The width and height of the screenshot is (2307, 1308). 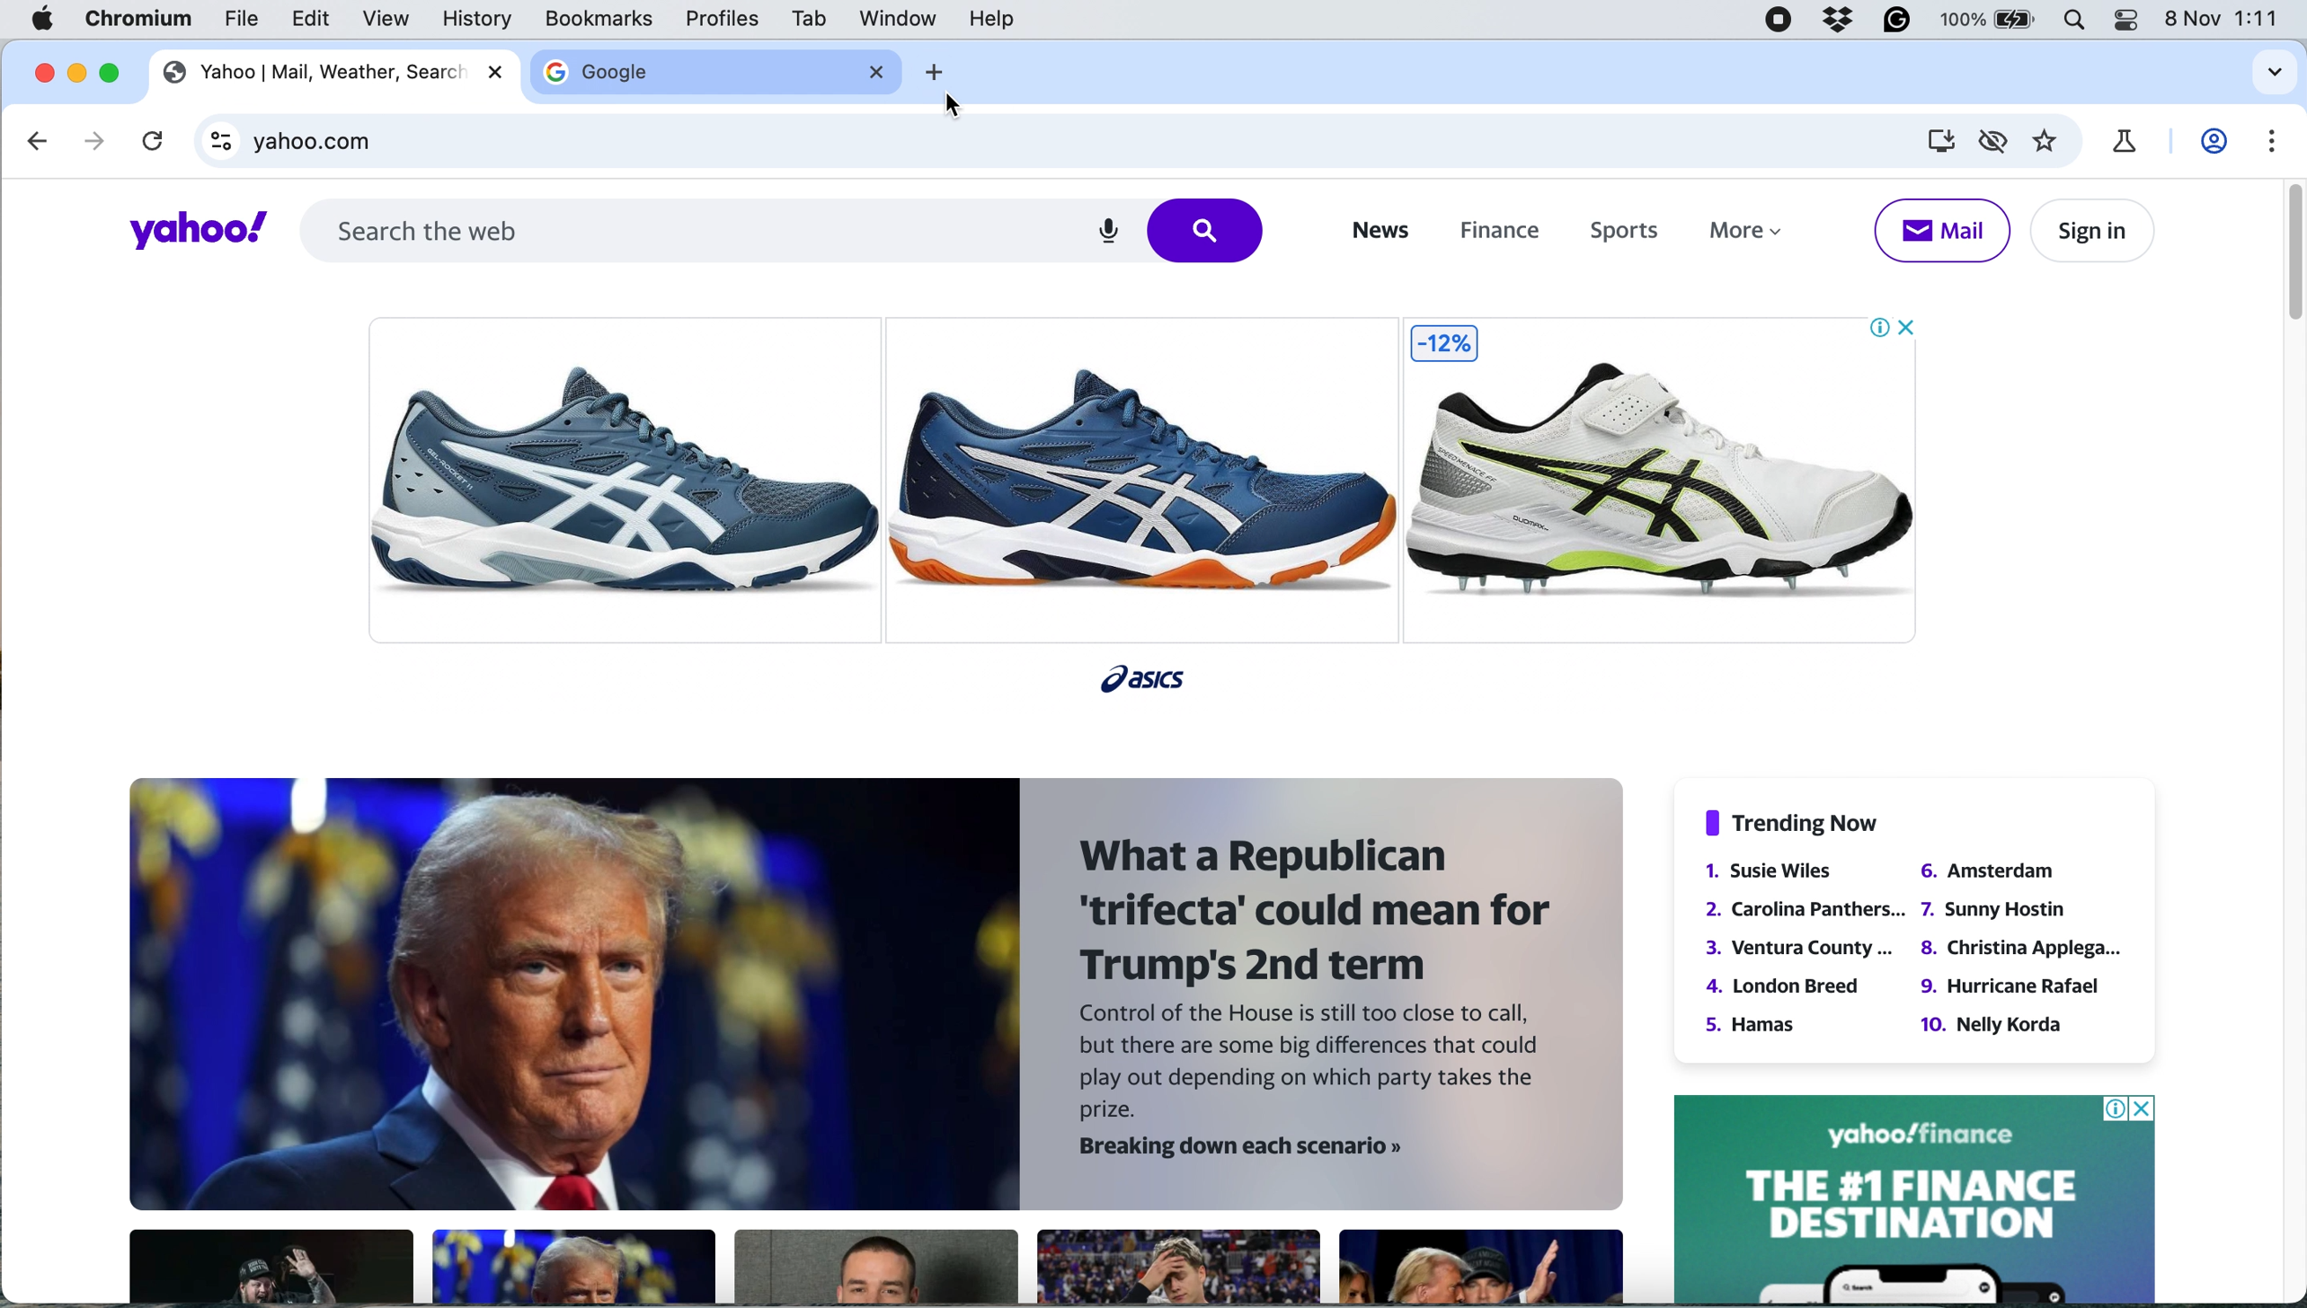 What do you see at coordinates (805, 19) in the screenshot?
I see `tab` at bounding box center [805, 19].